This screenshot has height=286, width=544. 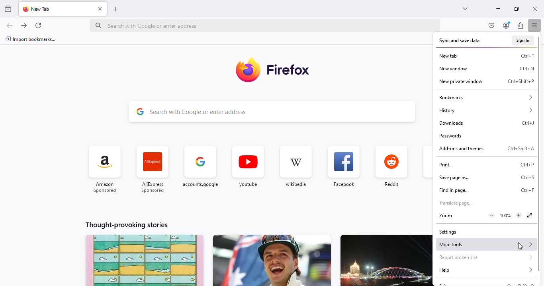 What do you see at coordinates (535, 9) in the screenshot?
I see `close` at bounding box center [535, 9].